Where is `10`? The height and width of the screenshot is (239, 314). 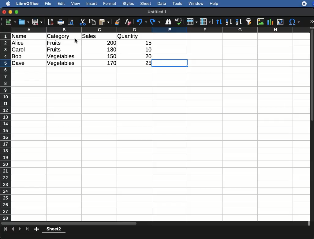 10 is located at coordinates (147, 49).